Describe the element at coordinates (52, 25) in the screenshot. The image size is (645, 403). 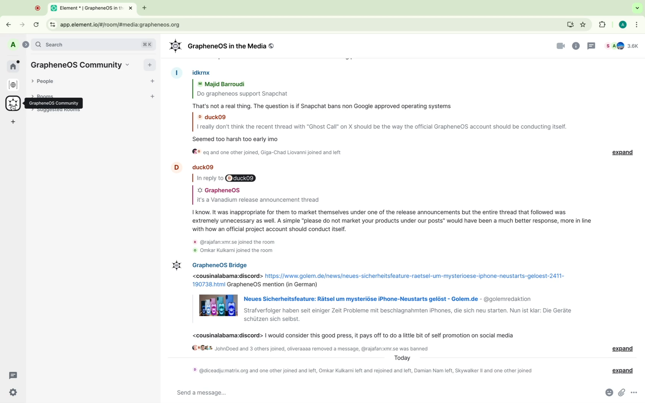
I see `view site information` at that location.